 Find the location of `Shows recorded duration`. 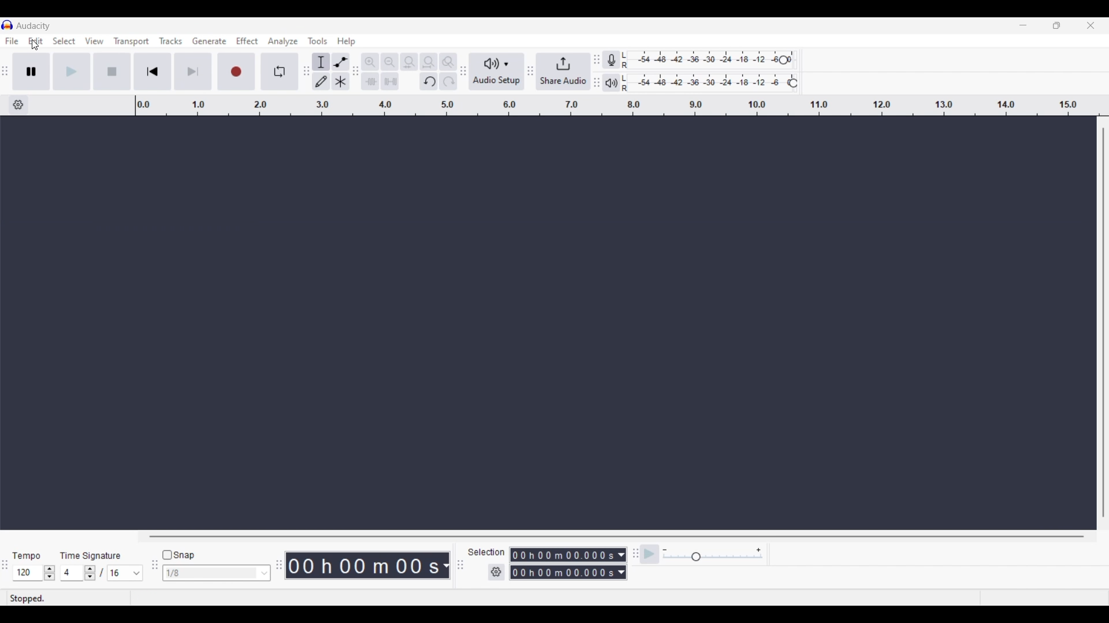

Shows recorded duration is located at coordinates (363, 565).